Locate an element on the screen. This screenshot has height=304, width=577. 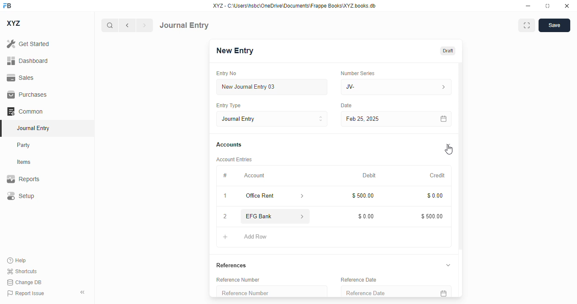
$500.00 is located at coordinates (432, 216).